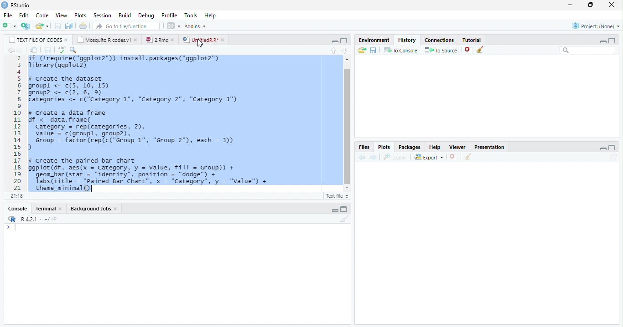  I want to click on 2 3 4 5 6 7 8 9 10 11 12 13 14 15 16 17 18 19 20 21, so click(18, 123).